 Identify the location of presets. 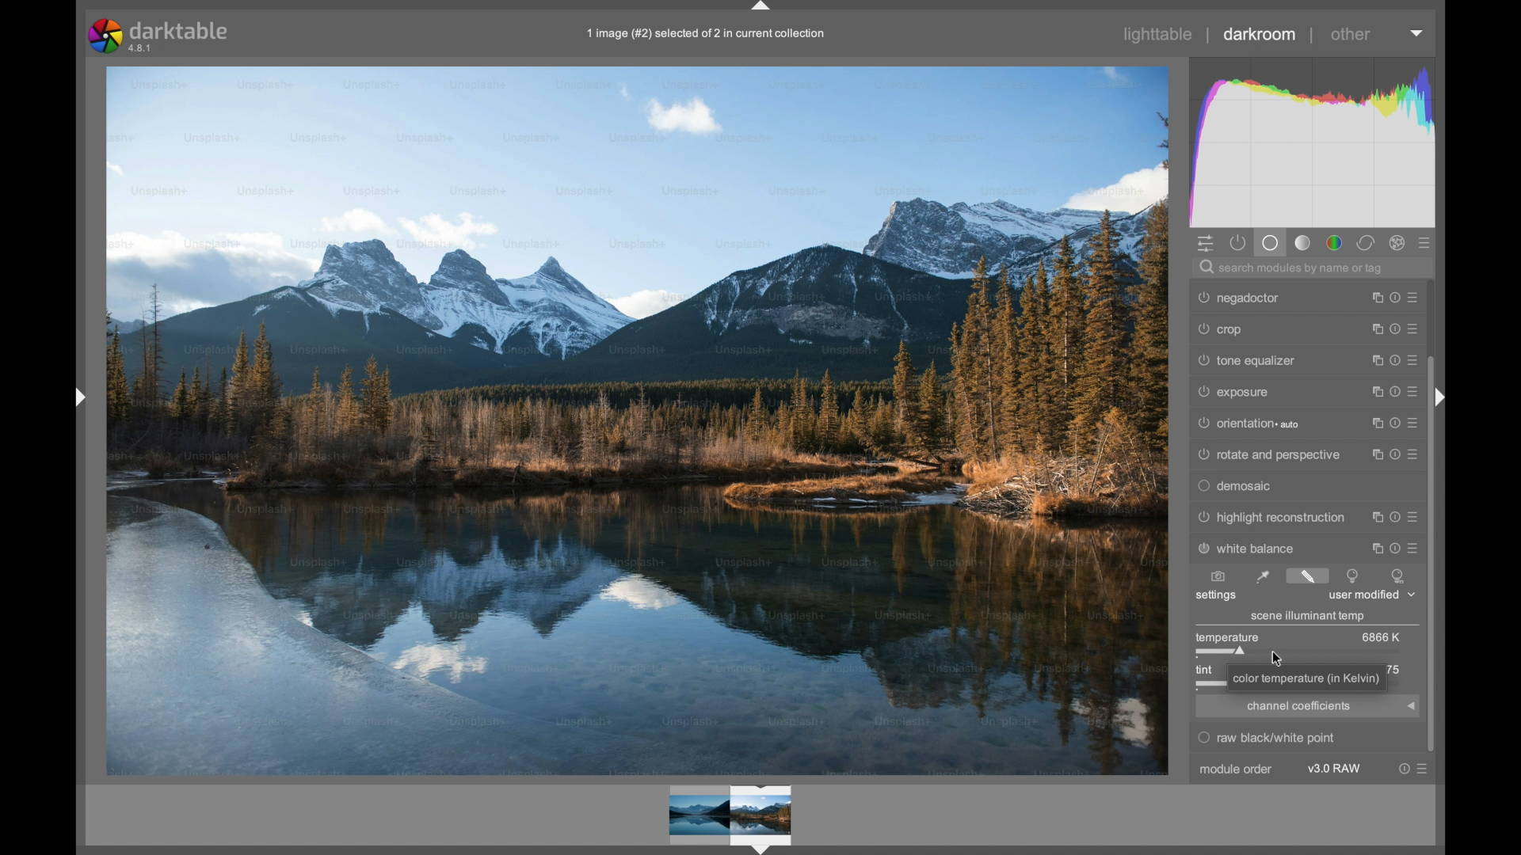
(1413, 356).